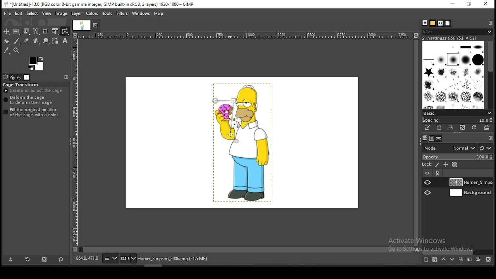 Image resolution: width=496 pixels, height=279 pixels. What do you see at coordinates (437, 165) in the screenshot?
I see `lock pixels` at bounding box center [437, 165].